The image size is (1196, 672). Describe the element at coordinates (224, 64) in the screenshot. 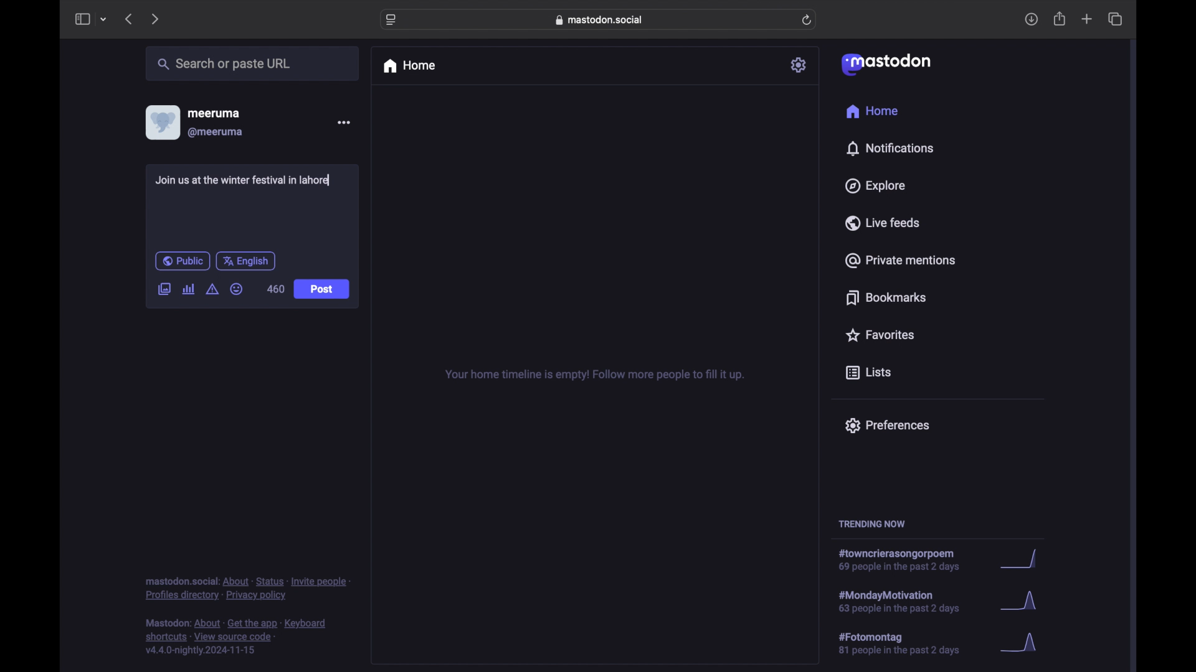

I see `search or paste url` at that location.